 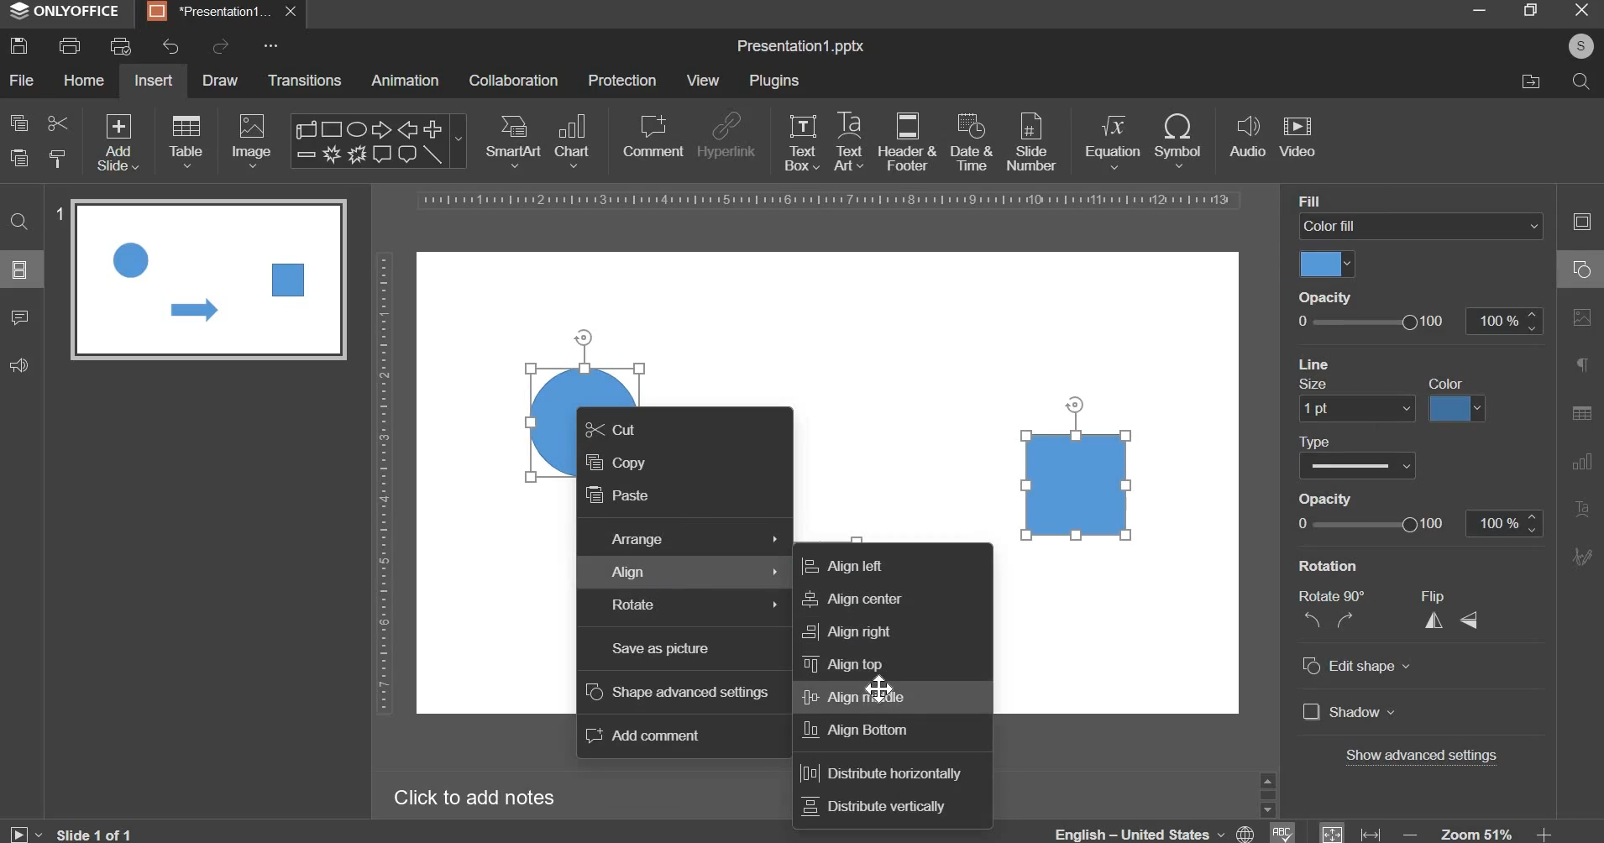 What do you see at coordinates (405, 80) in the screenshot?
I see `animation` at bounding box center [405, 80].